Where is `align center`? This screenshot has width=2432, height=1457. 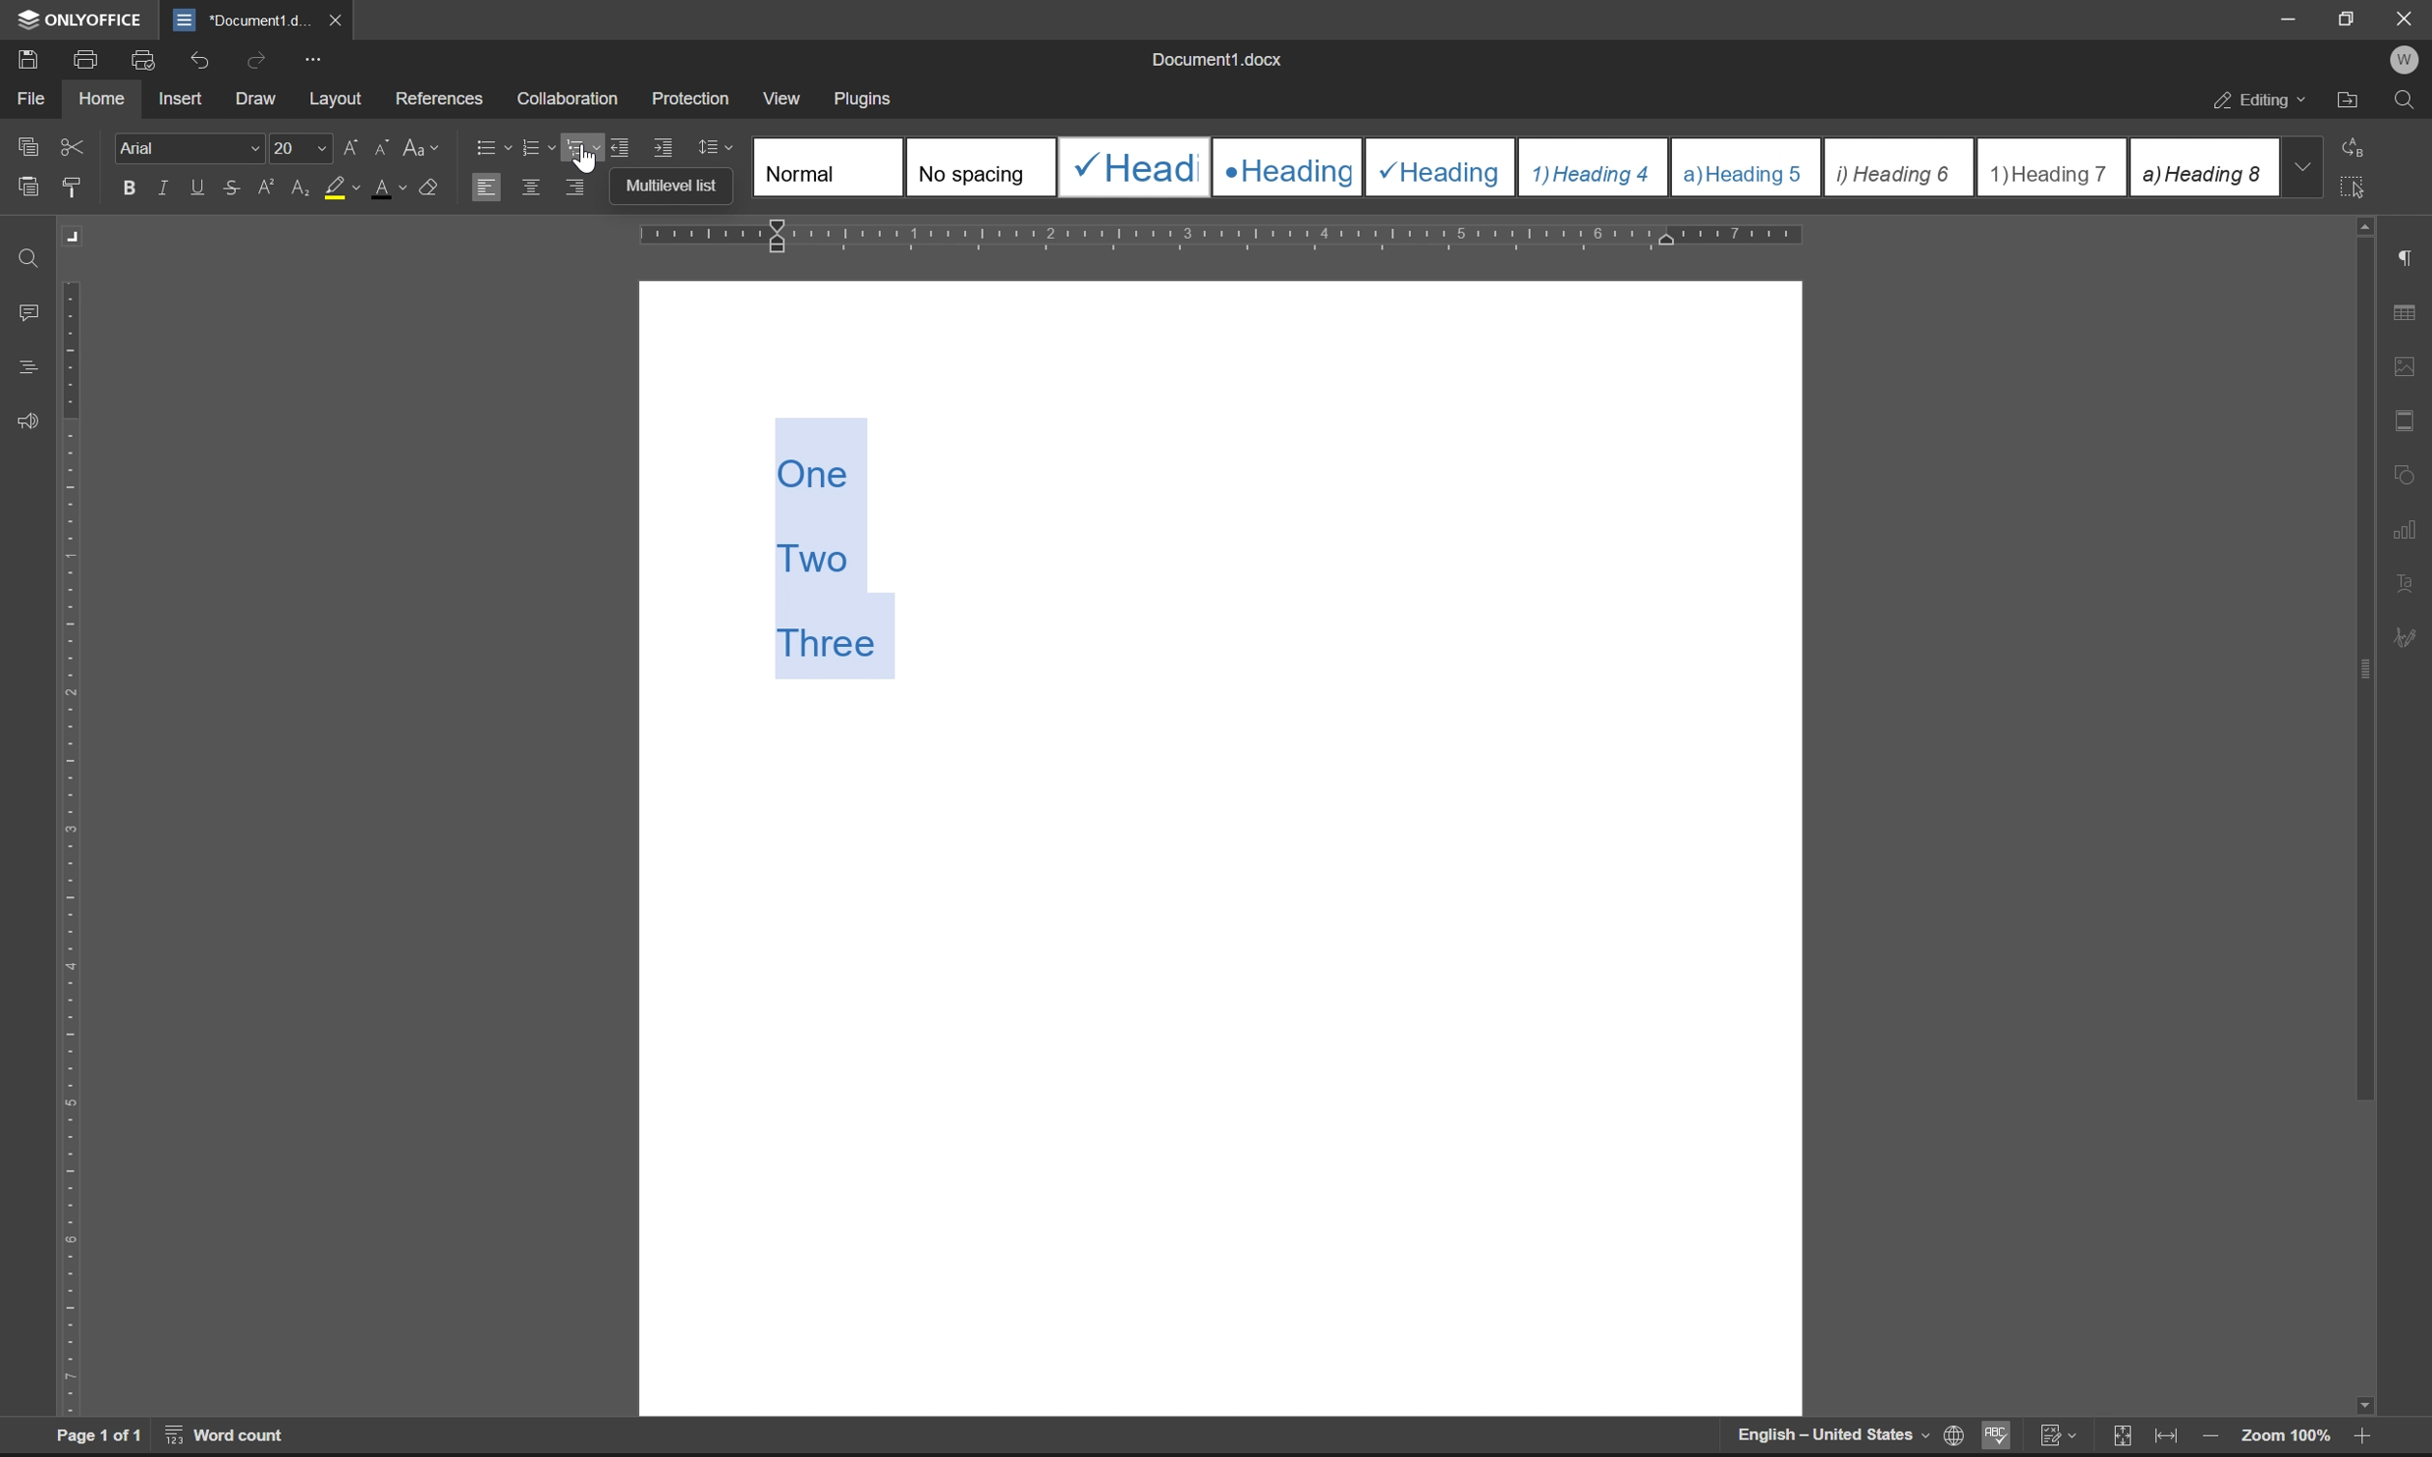 align center is located at coordinates (532, 186).